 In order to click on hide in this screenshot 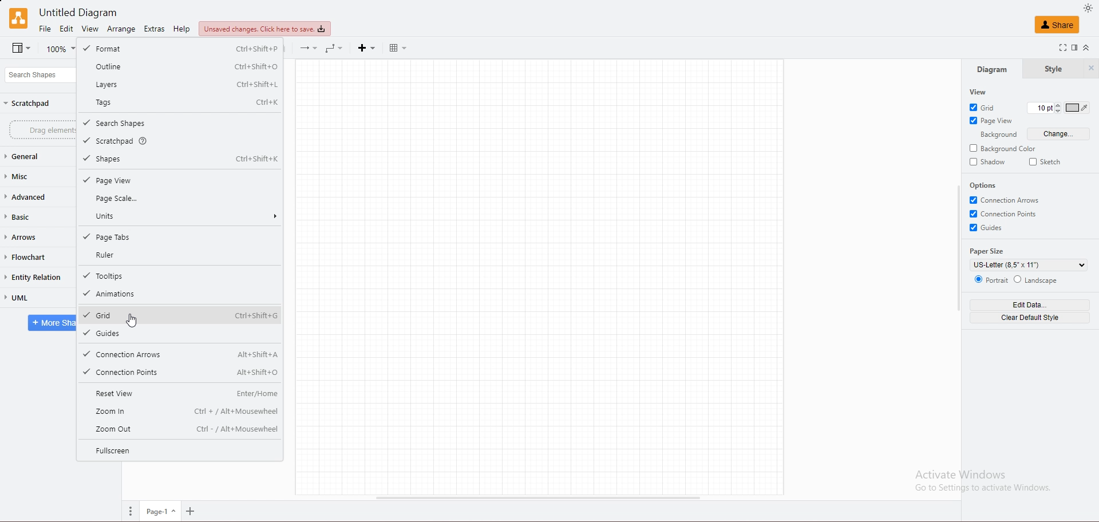, I will do `click(1092, 69)`.